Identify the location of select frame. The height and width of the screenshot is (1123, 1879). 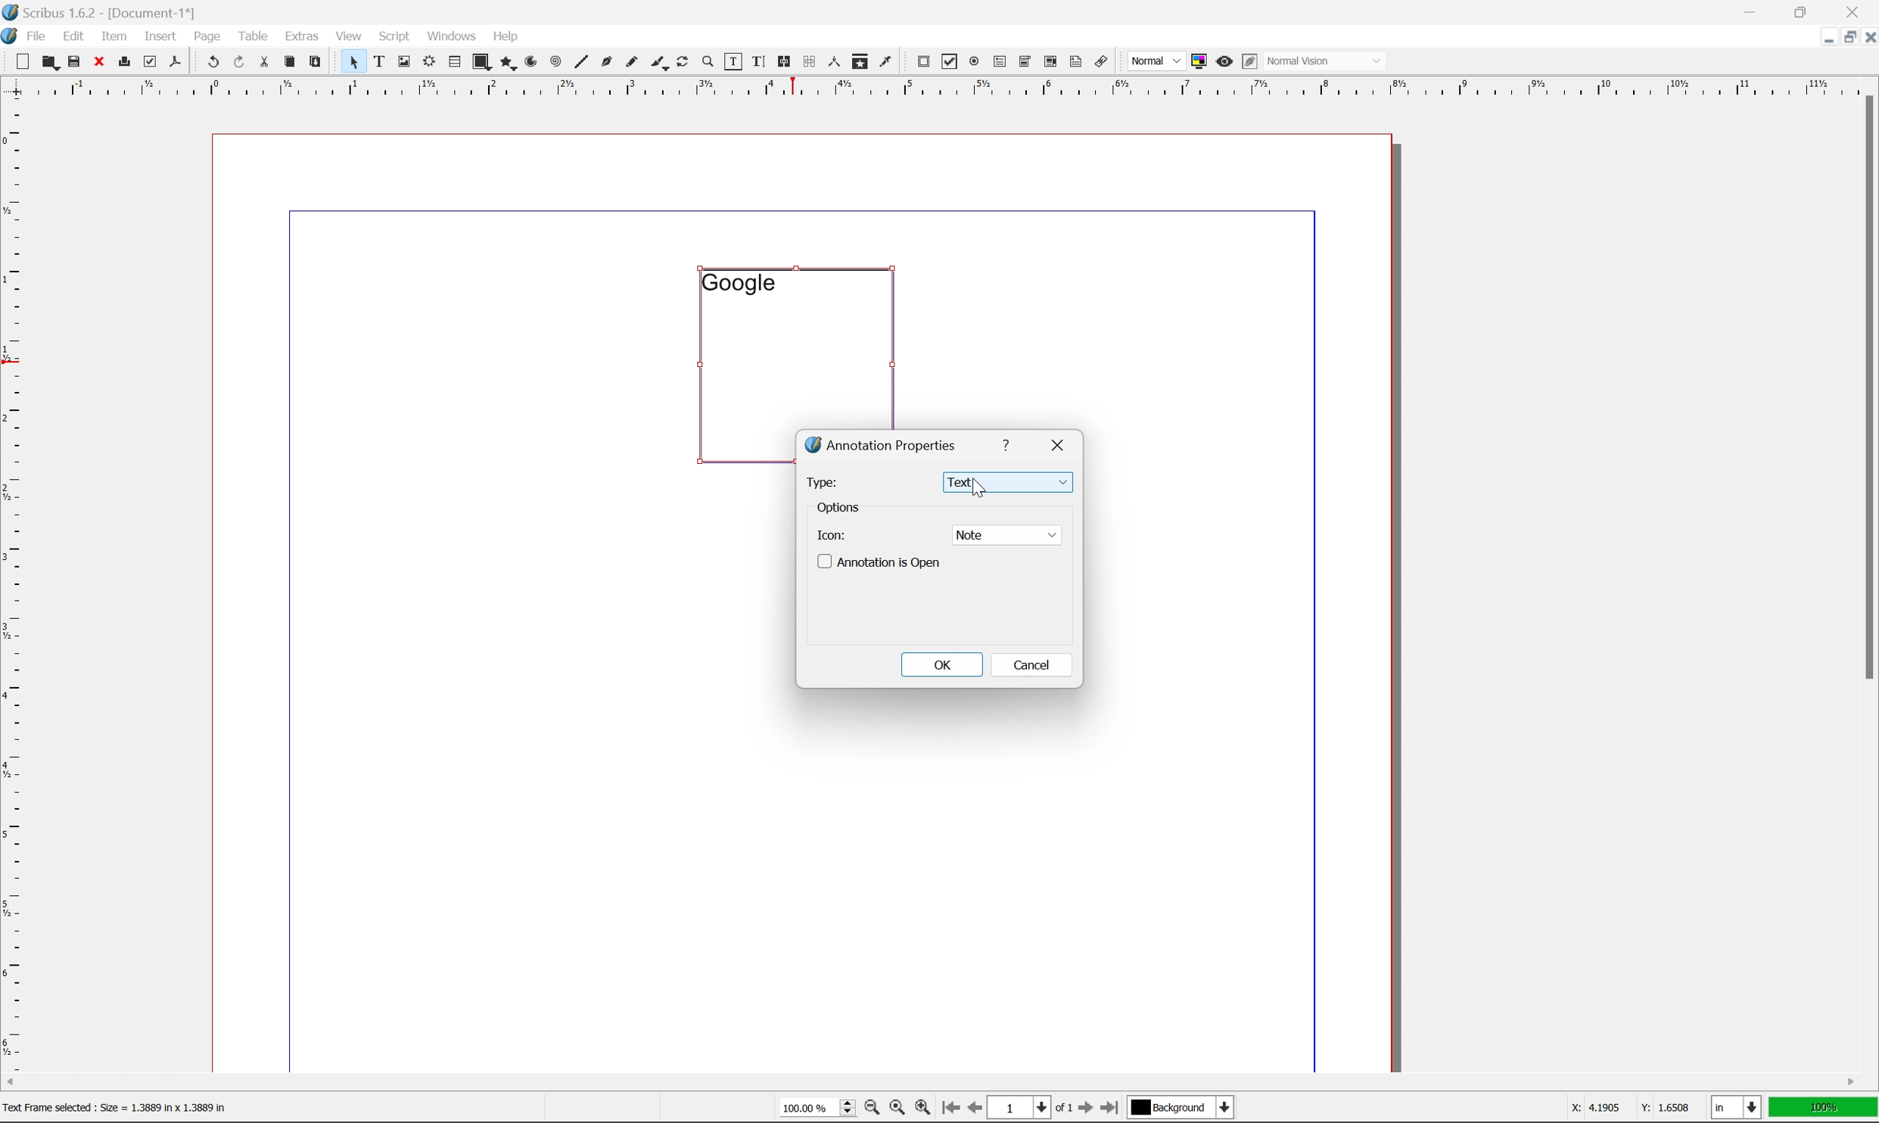
(353, 64).